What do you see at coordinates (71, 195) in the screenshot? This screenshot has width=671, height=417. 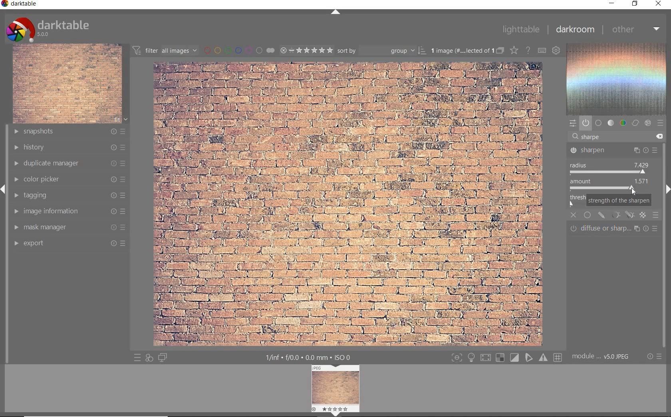 I see `tagging` at bounding box center [71, 195].